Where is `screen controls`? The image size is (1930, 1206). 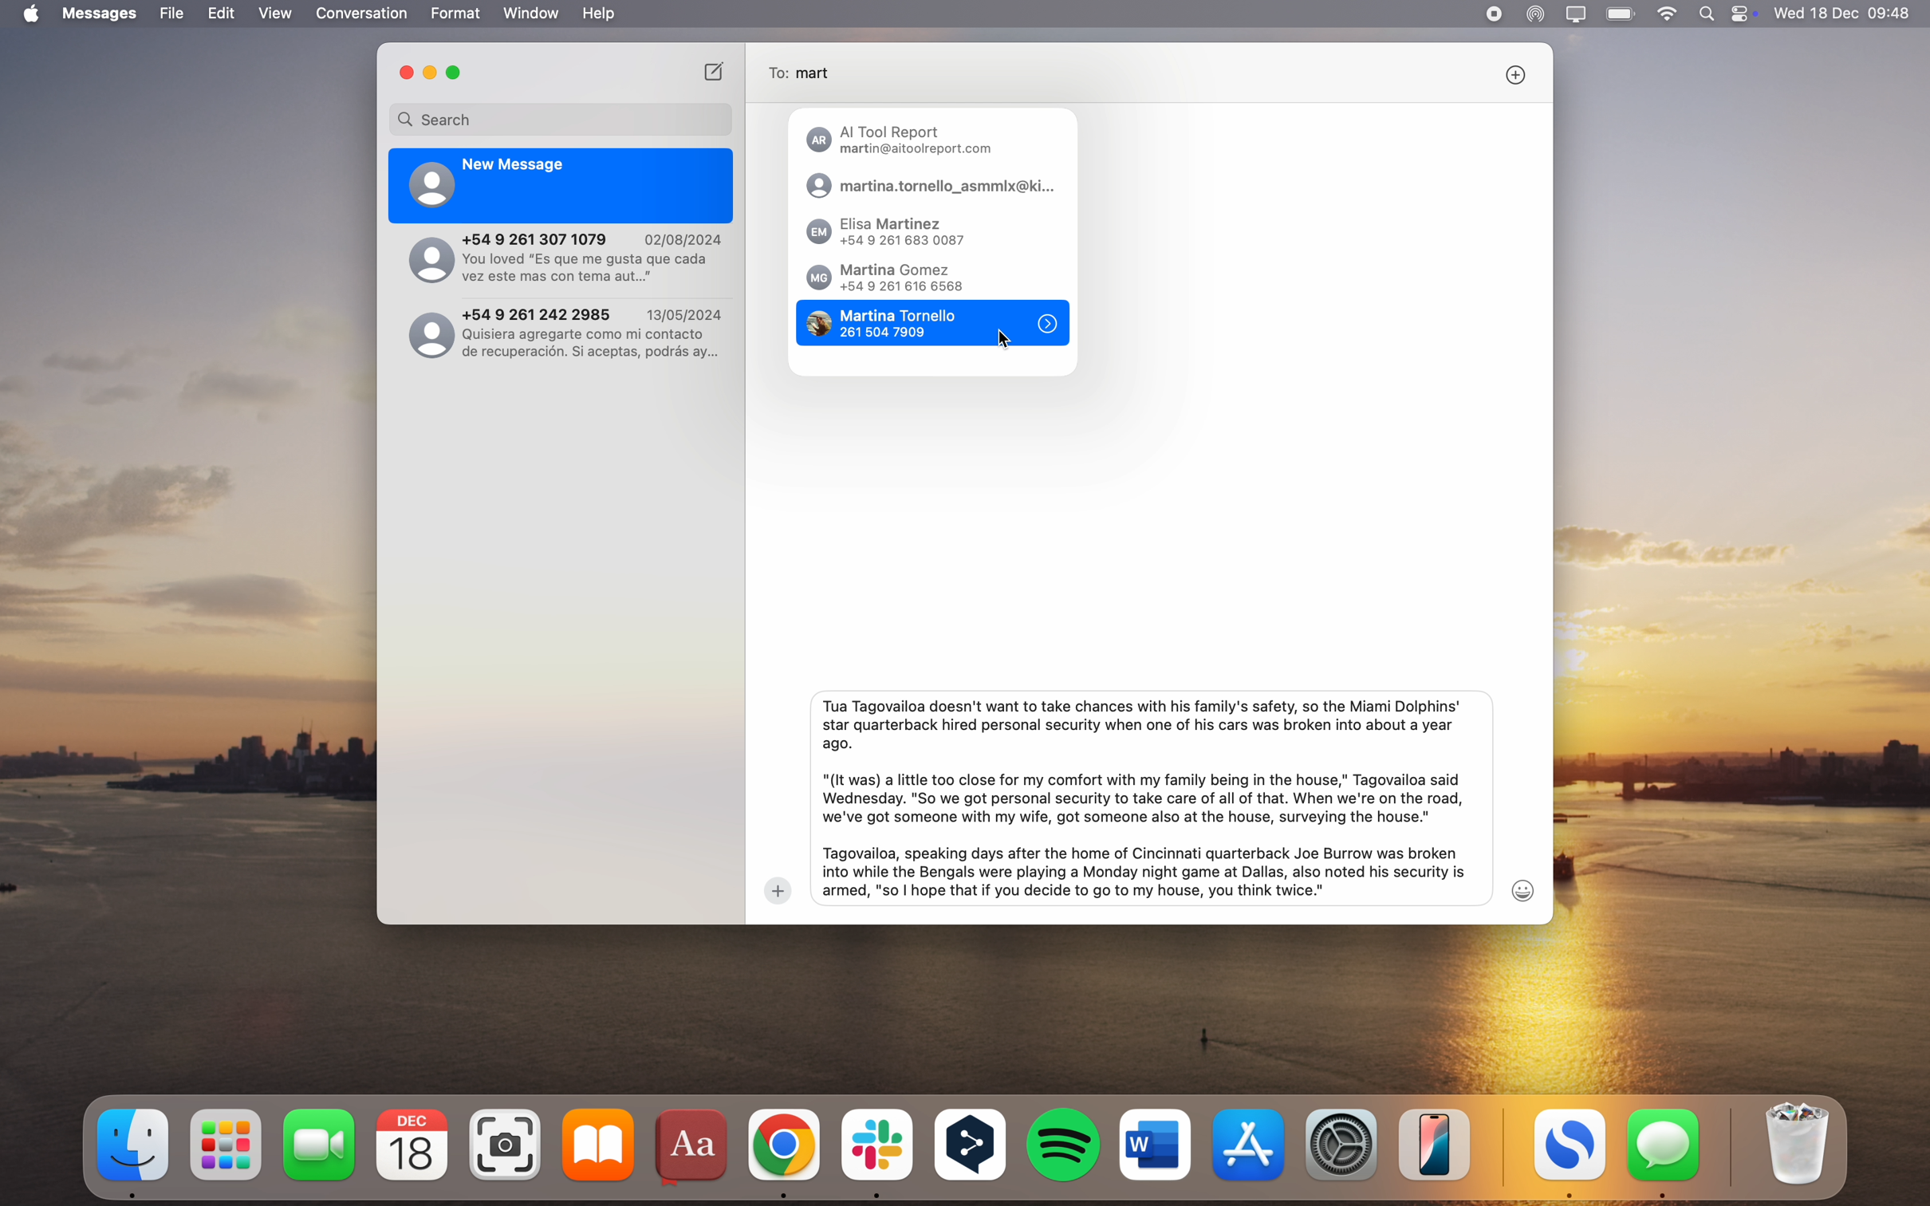
screen controls is located at coordinates (1747, 14).